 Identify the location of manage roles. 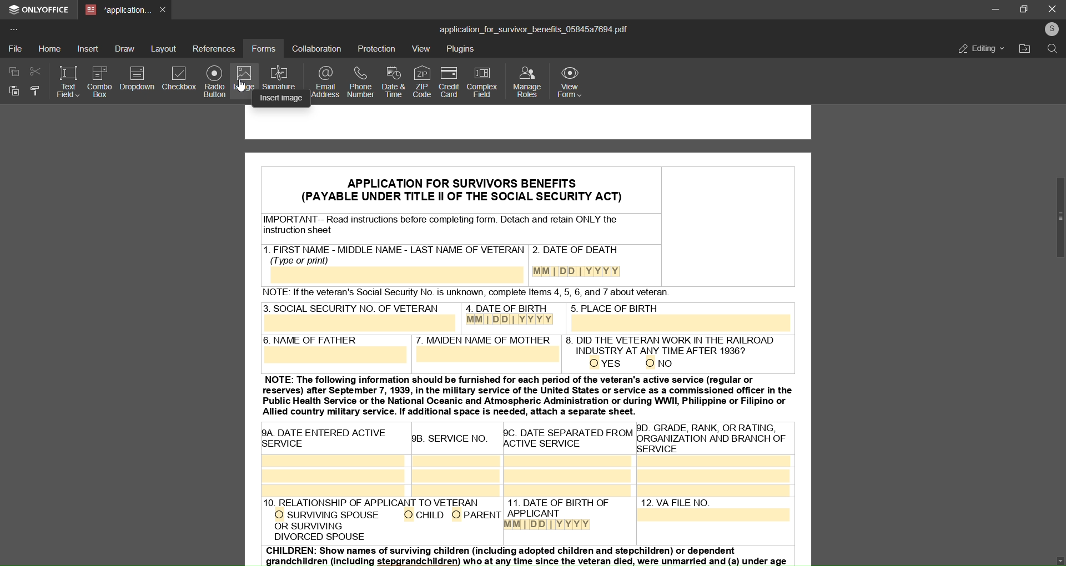
(527, 83).